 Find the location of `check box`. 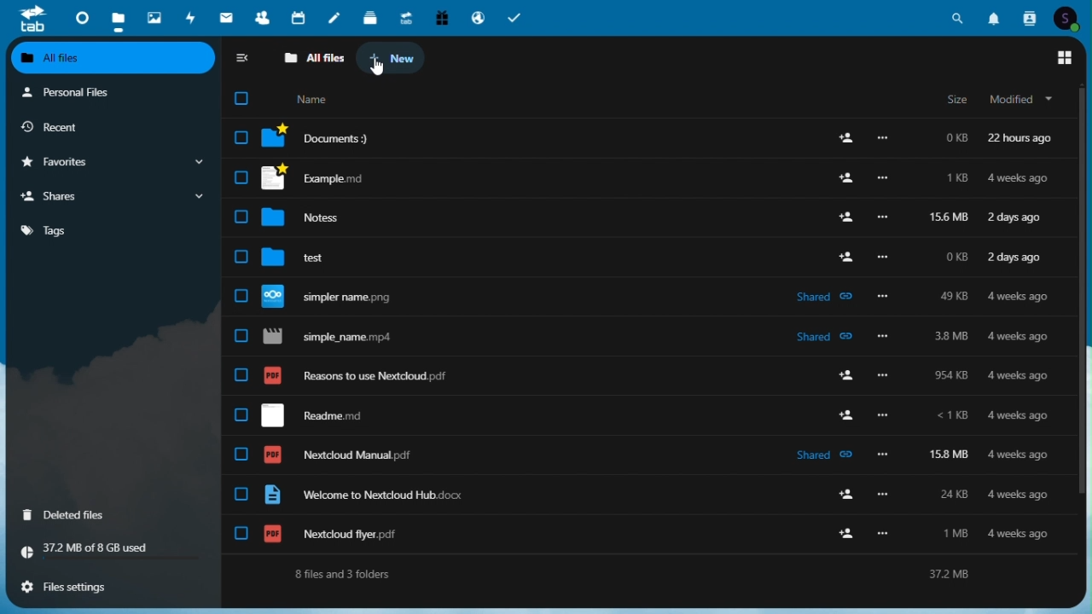

check box is located at coordinates (241, 97).